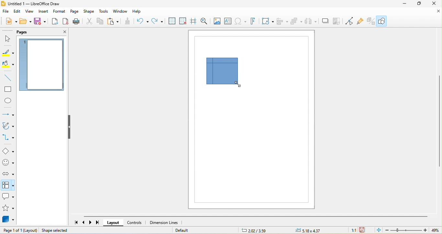 Image resolution: width=442 pixels, height=234 pixels. I want to click on toggle point edit mode, so click(351, 21).